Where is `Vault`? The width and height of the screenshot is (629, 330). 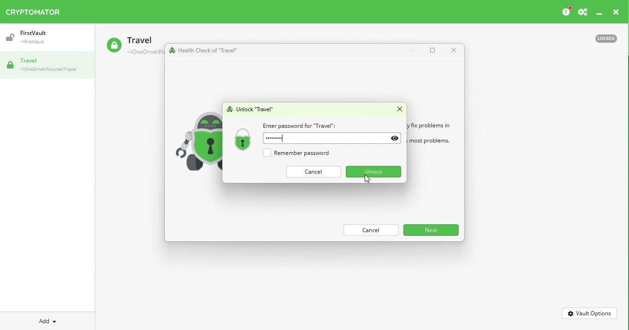
Vault is located at coordinates (43, 64).